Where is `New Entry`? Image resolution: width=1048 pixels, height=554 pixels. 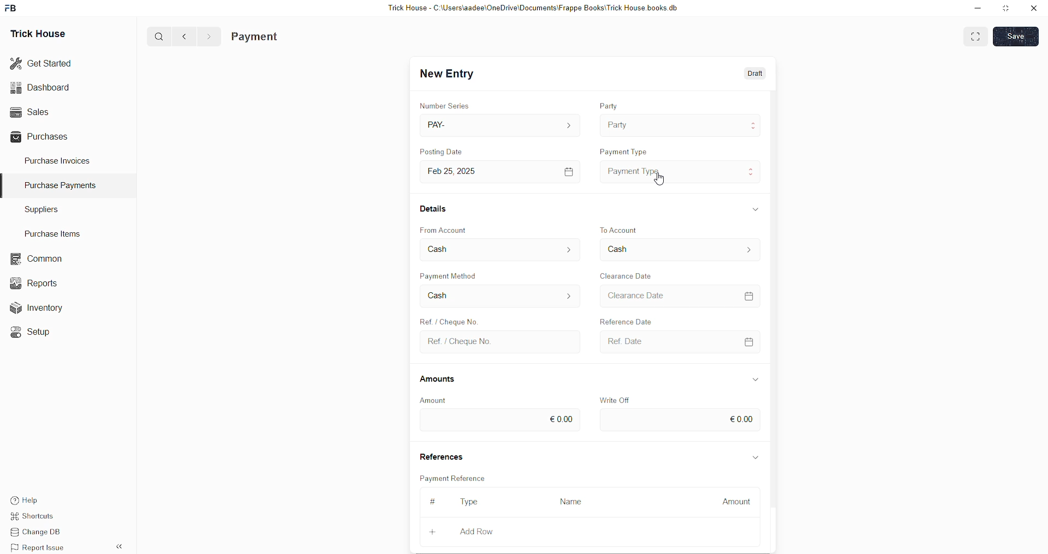
New Entry is located at coordinates (450, 74).